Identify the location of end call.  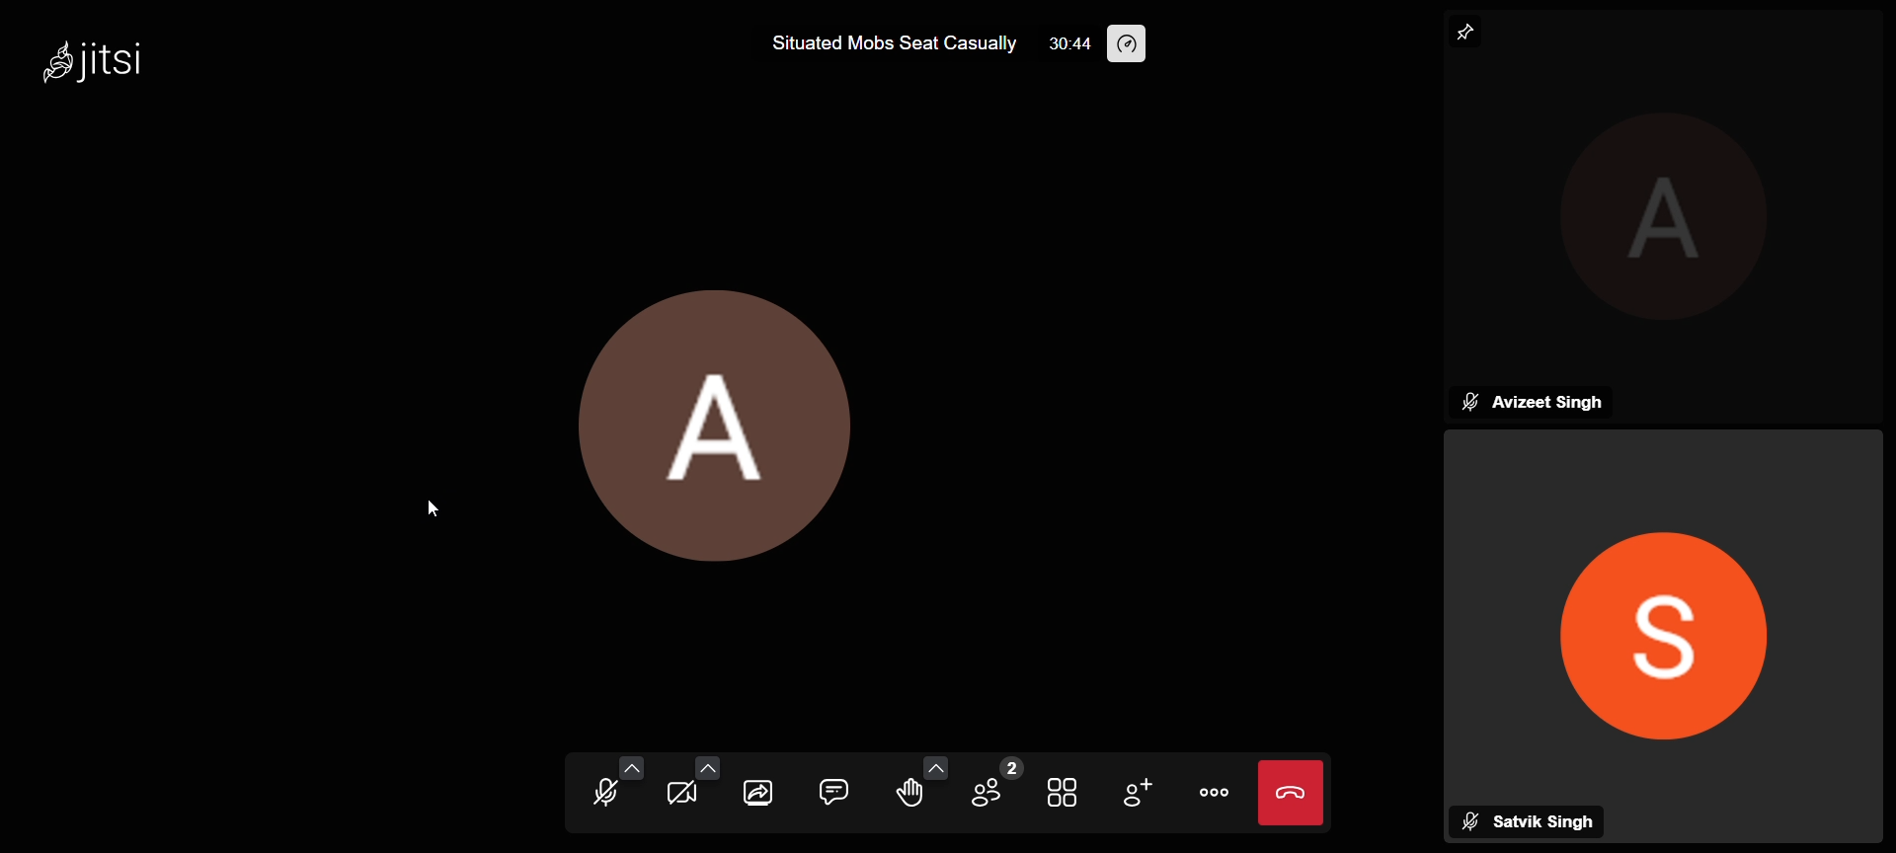
(1294, 792).